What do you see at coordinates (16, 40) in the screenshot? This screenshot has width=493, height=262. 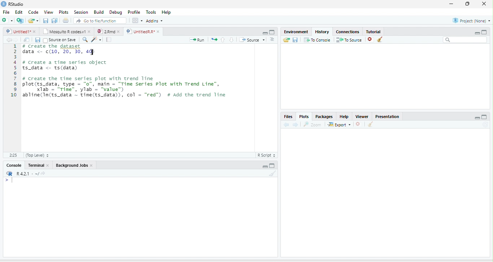 I see `Go forward to next source location` at bounding box center [16, 40].